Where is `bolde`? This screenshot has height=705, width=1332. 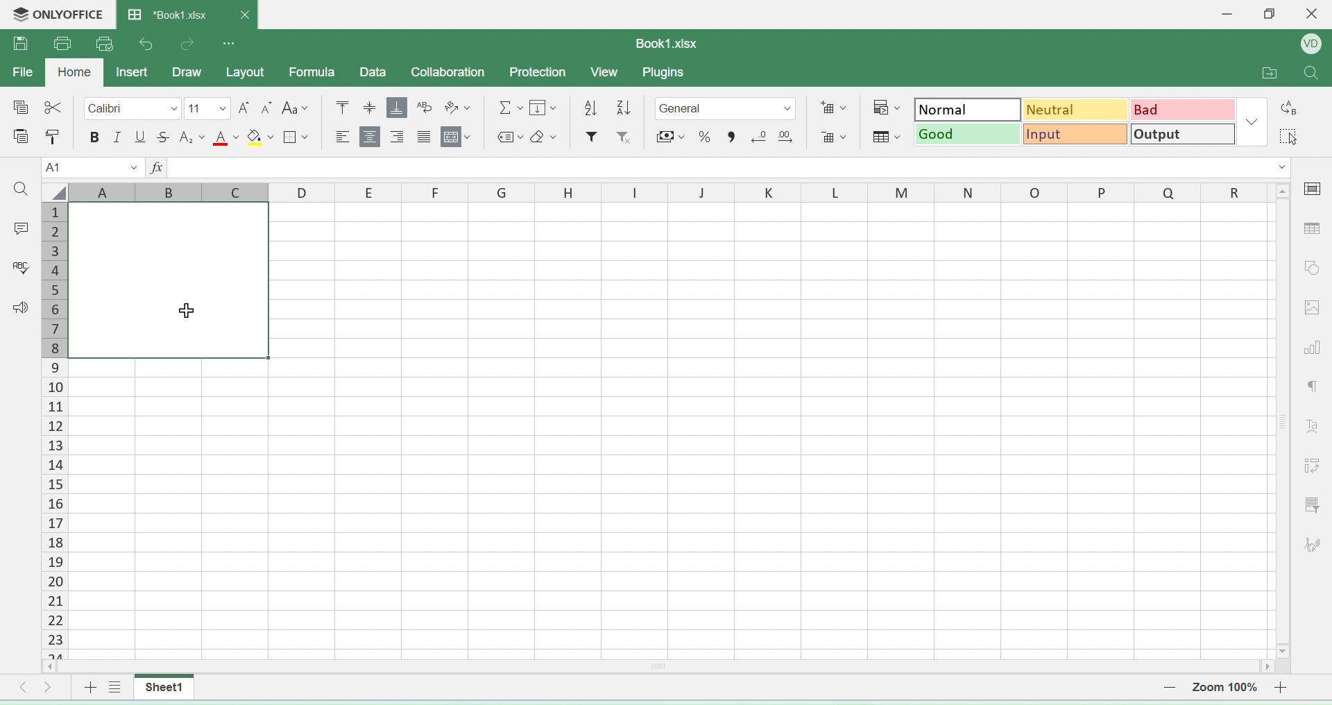 bolde is located at coordinates (94, 139).